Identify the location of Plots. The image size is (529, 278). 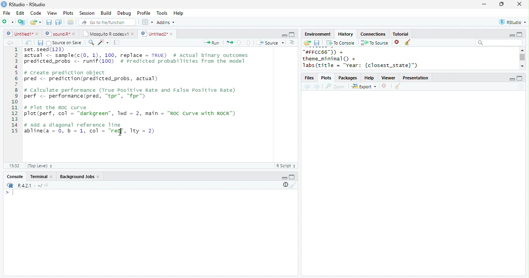
(327, 78).